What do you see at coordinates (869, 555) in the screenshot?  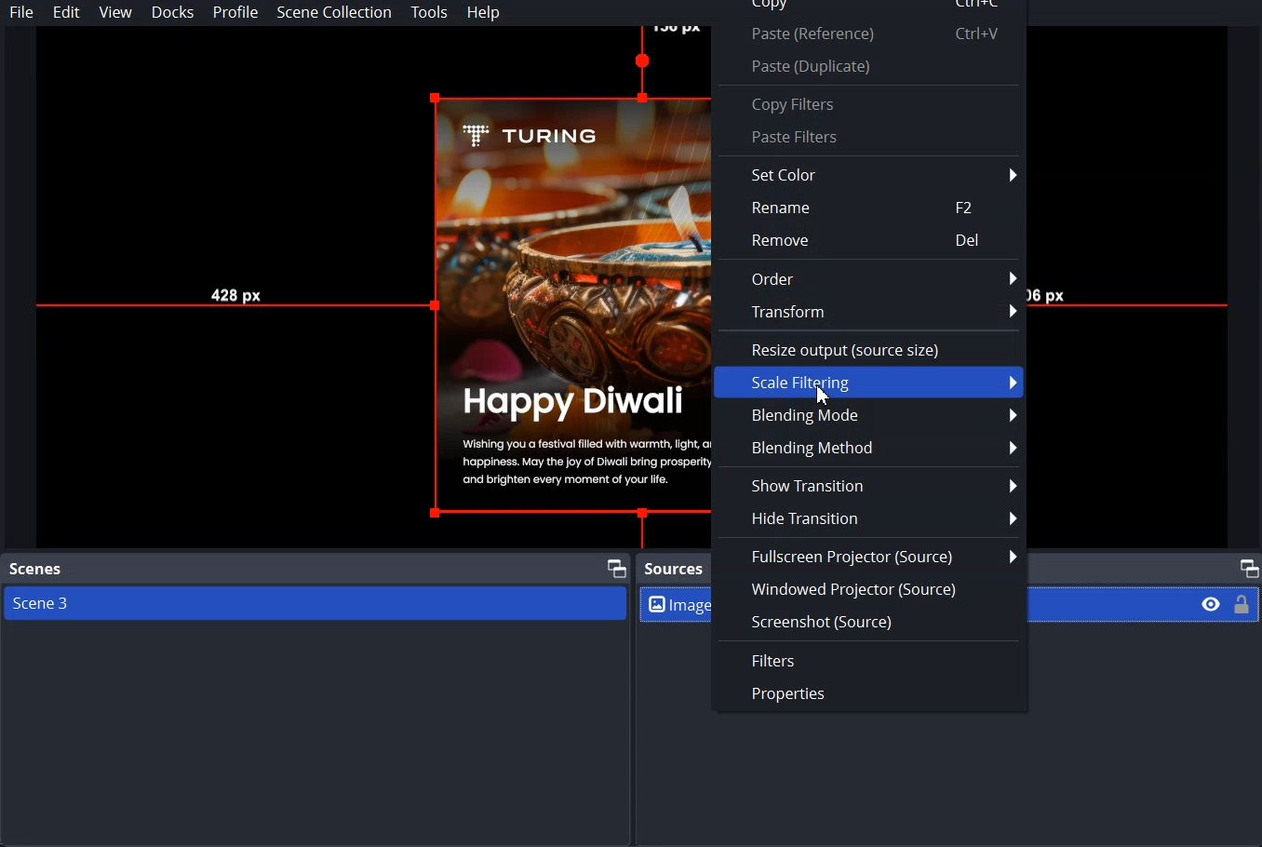 I see `Full screen projector` at bounding box center [869, 555].